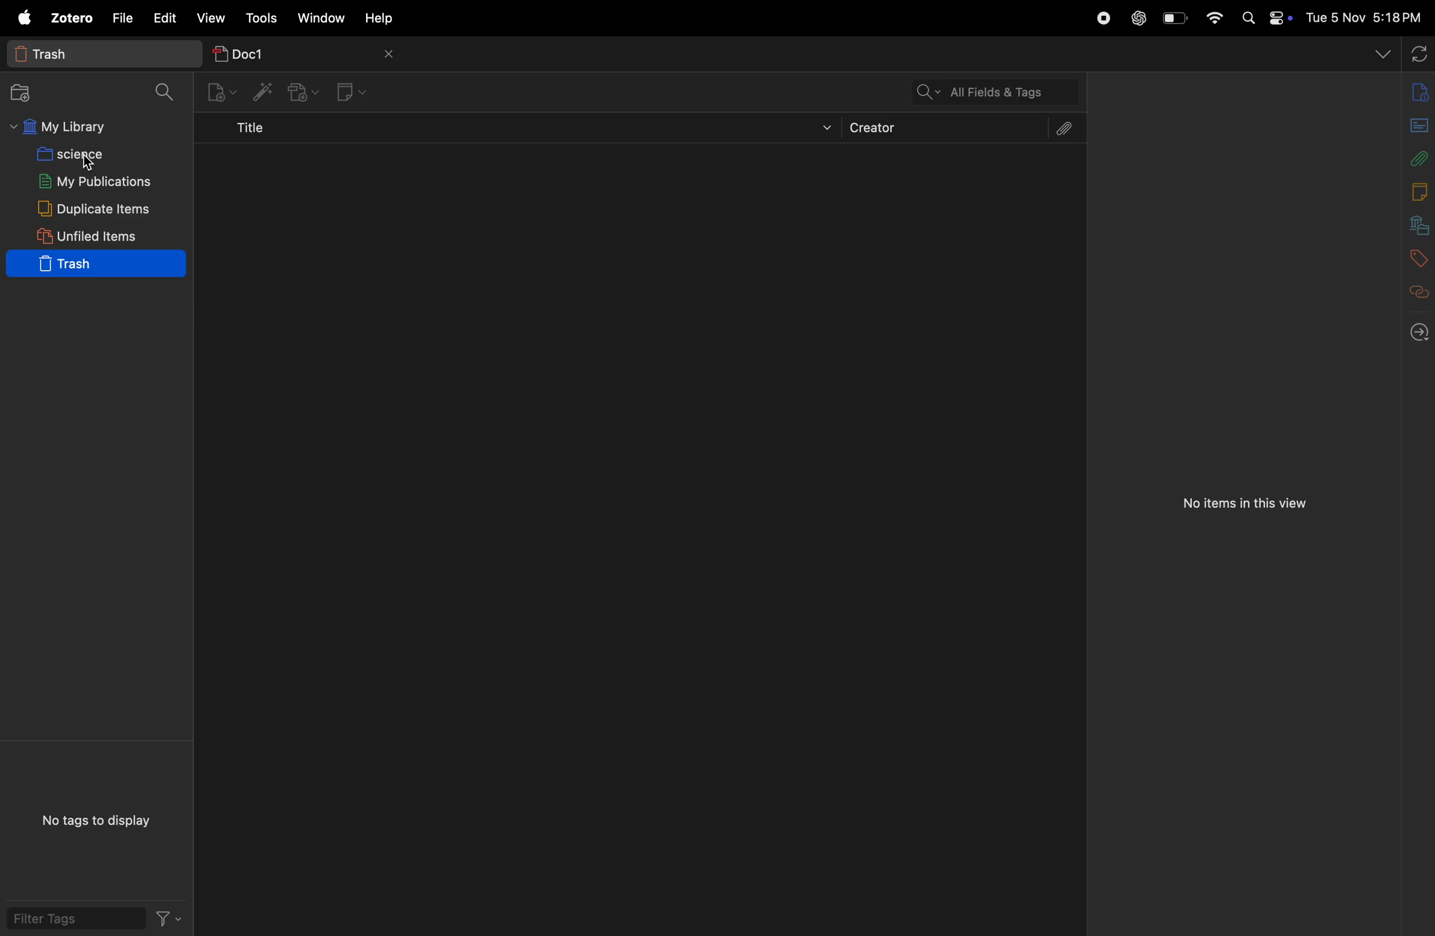  I want to click on Calendar, so click(1410, 191).